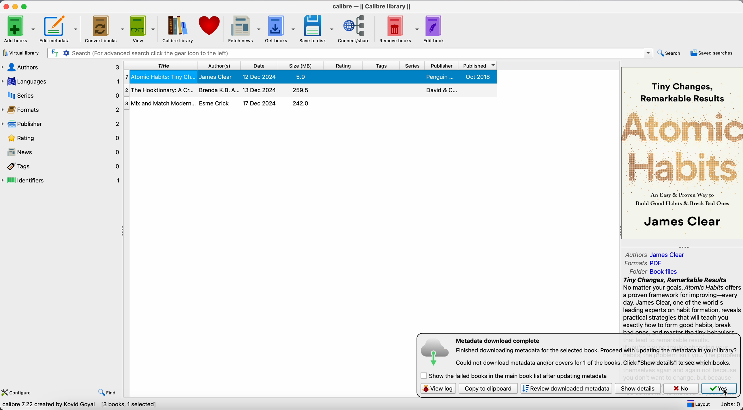  I want to click on Folder Book files, so click(655, 271).